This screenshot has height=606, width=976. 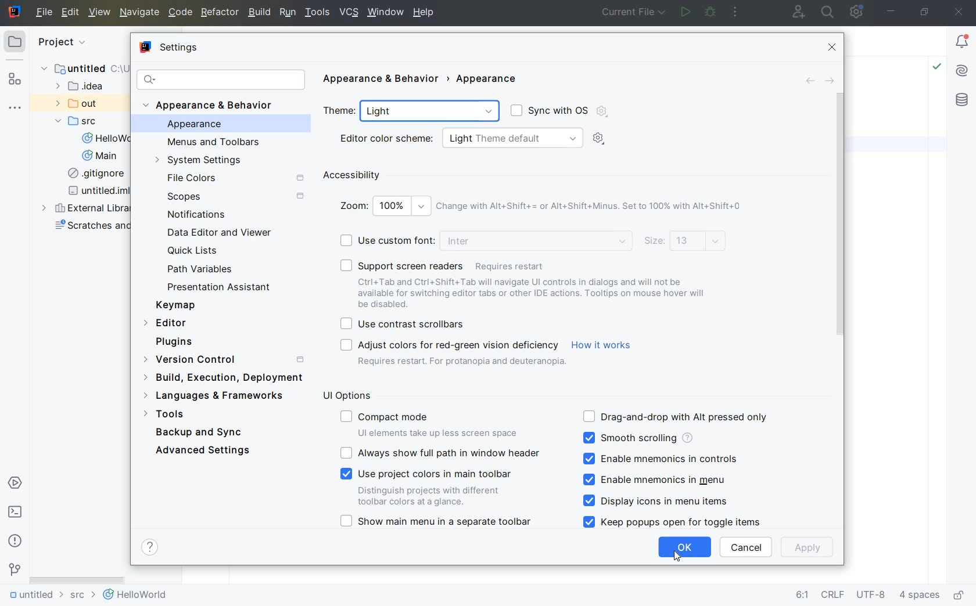 What do you see at coordinates (222, 359) in the screenshot?
I see `VERSION CONTROL` at bounding box center [222, 359].